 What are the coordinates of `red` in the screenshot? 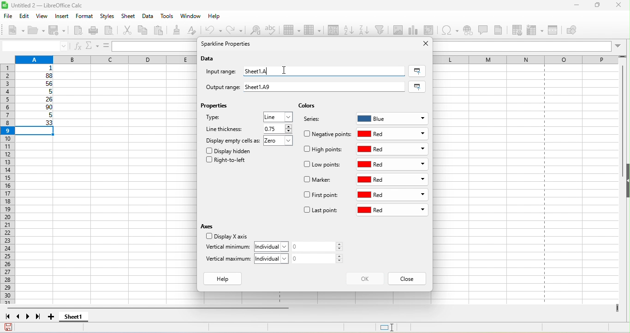 It's located at (393, 165).